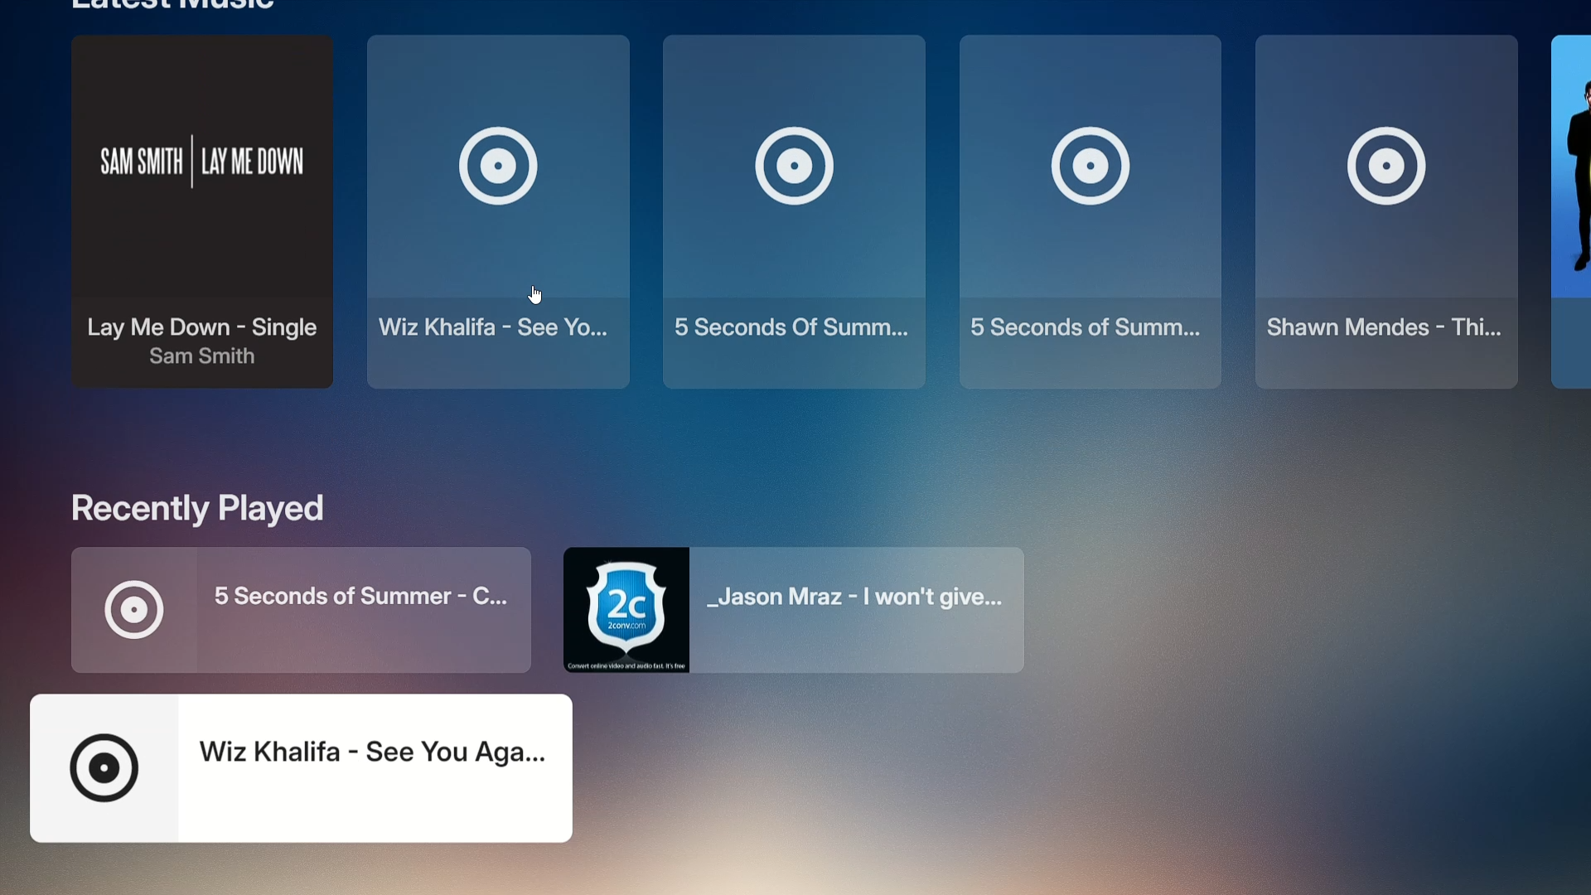 This screenshot has height=895, width=1591. I want to click on Jason Mraz, so click(796, 611).